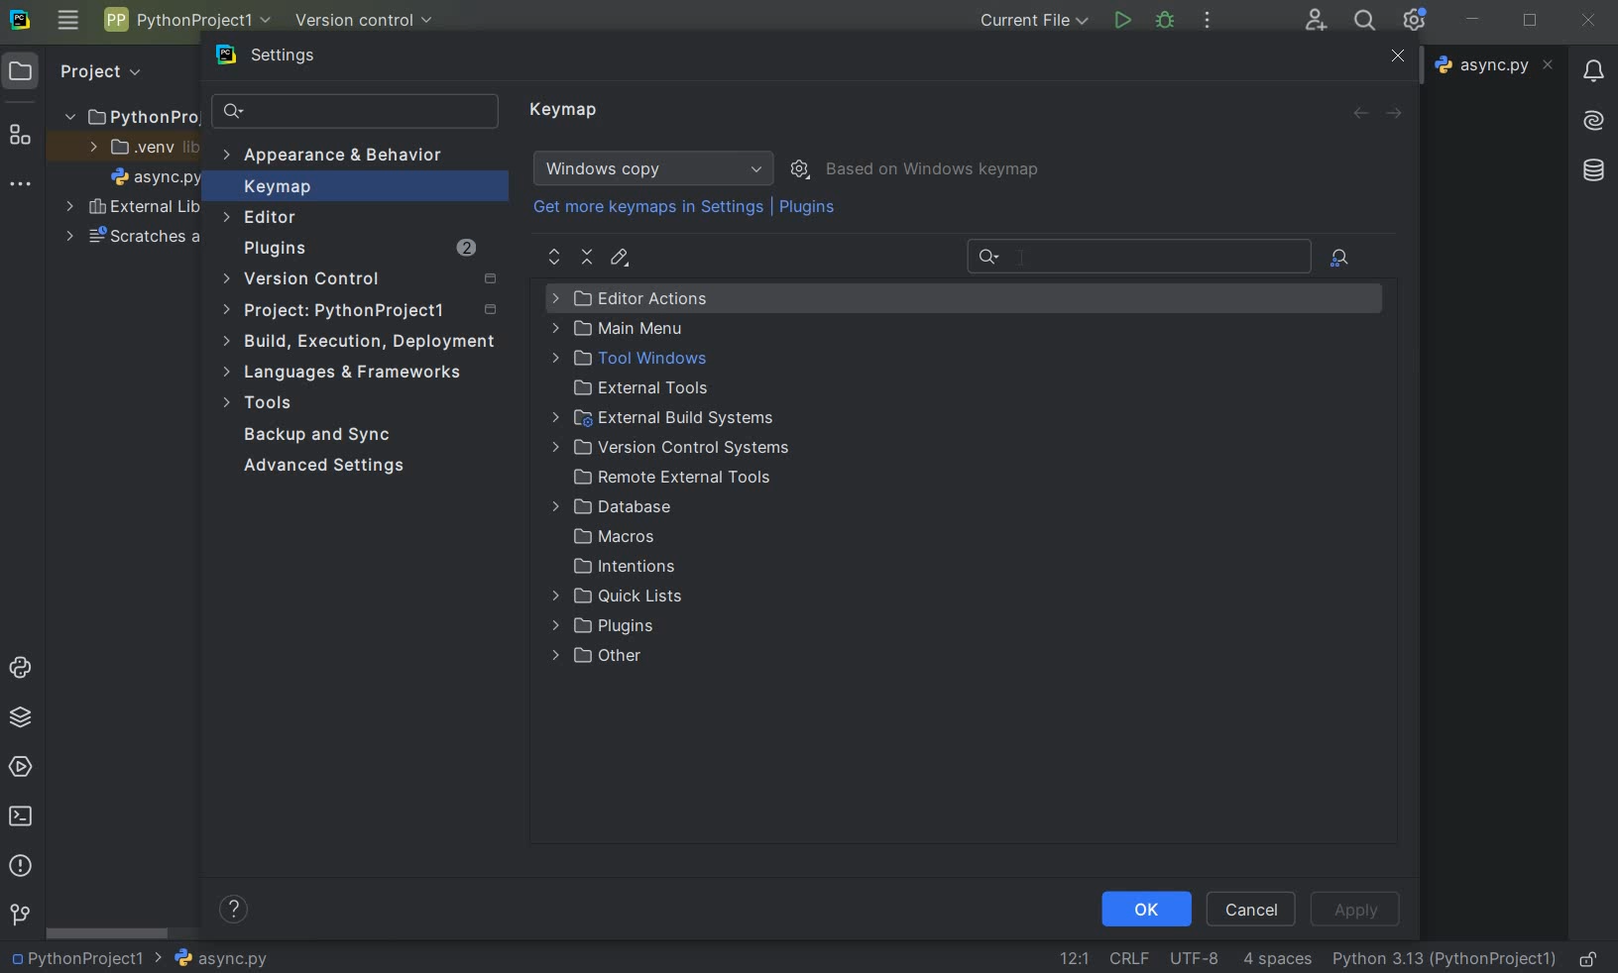 The image size is (1618, 973). Describe the element at coordinates (363, 313) in the screenshot. I see `project` at that location.